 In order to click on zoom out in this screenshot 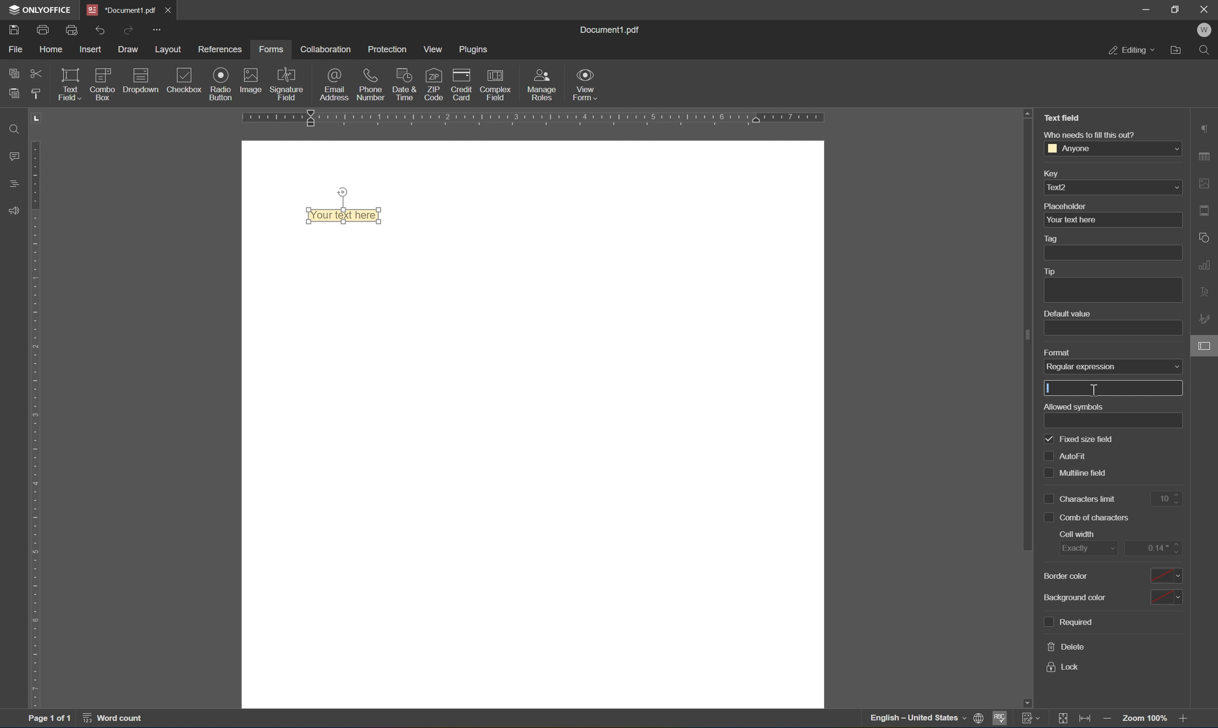, I will do `click(1108, 719)`.